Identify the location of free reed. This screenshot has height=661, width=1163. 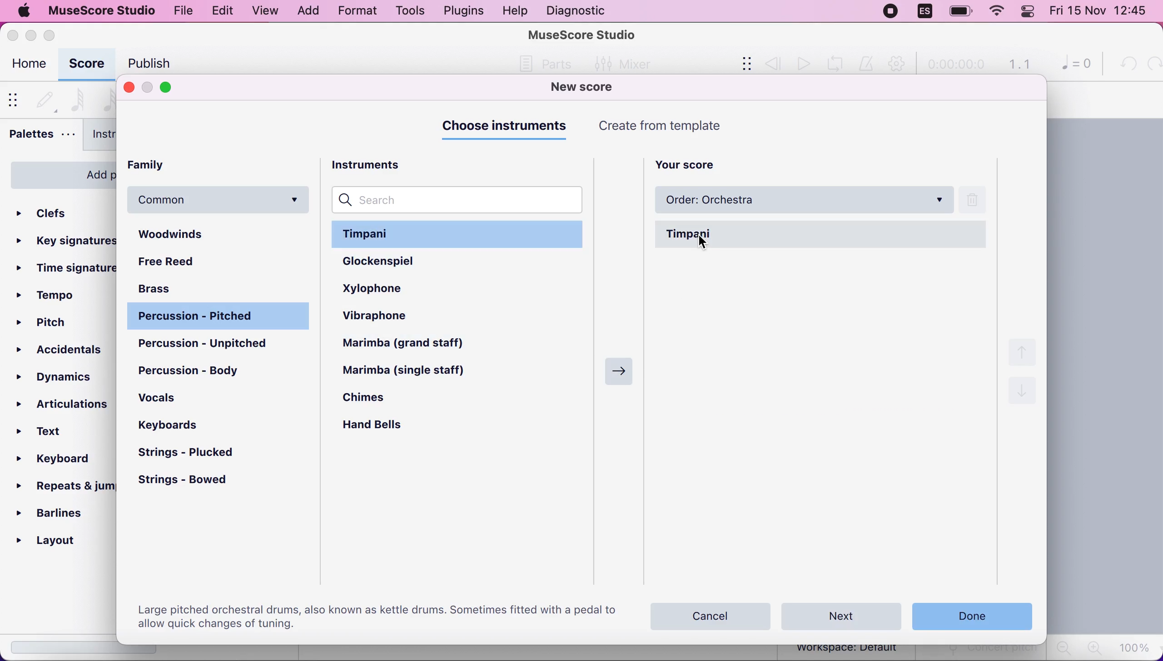
(189, 263).